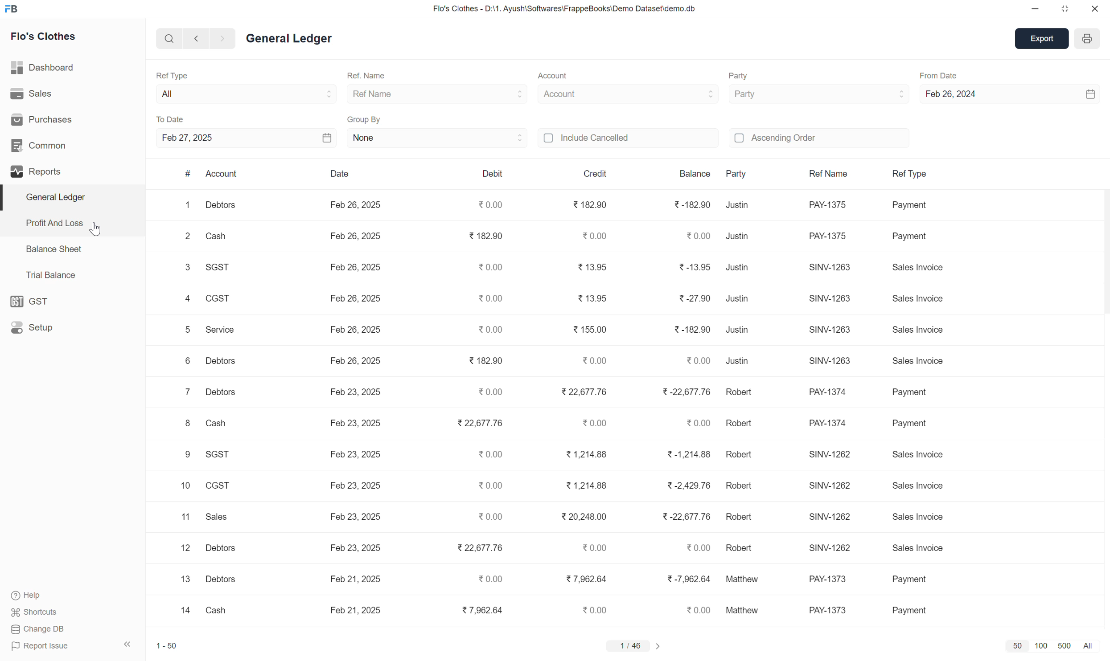  What do you see at coordinates (30, 93) in the screenshot?
I see `sales` at bounding box center [30, 93].